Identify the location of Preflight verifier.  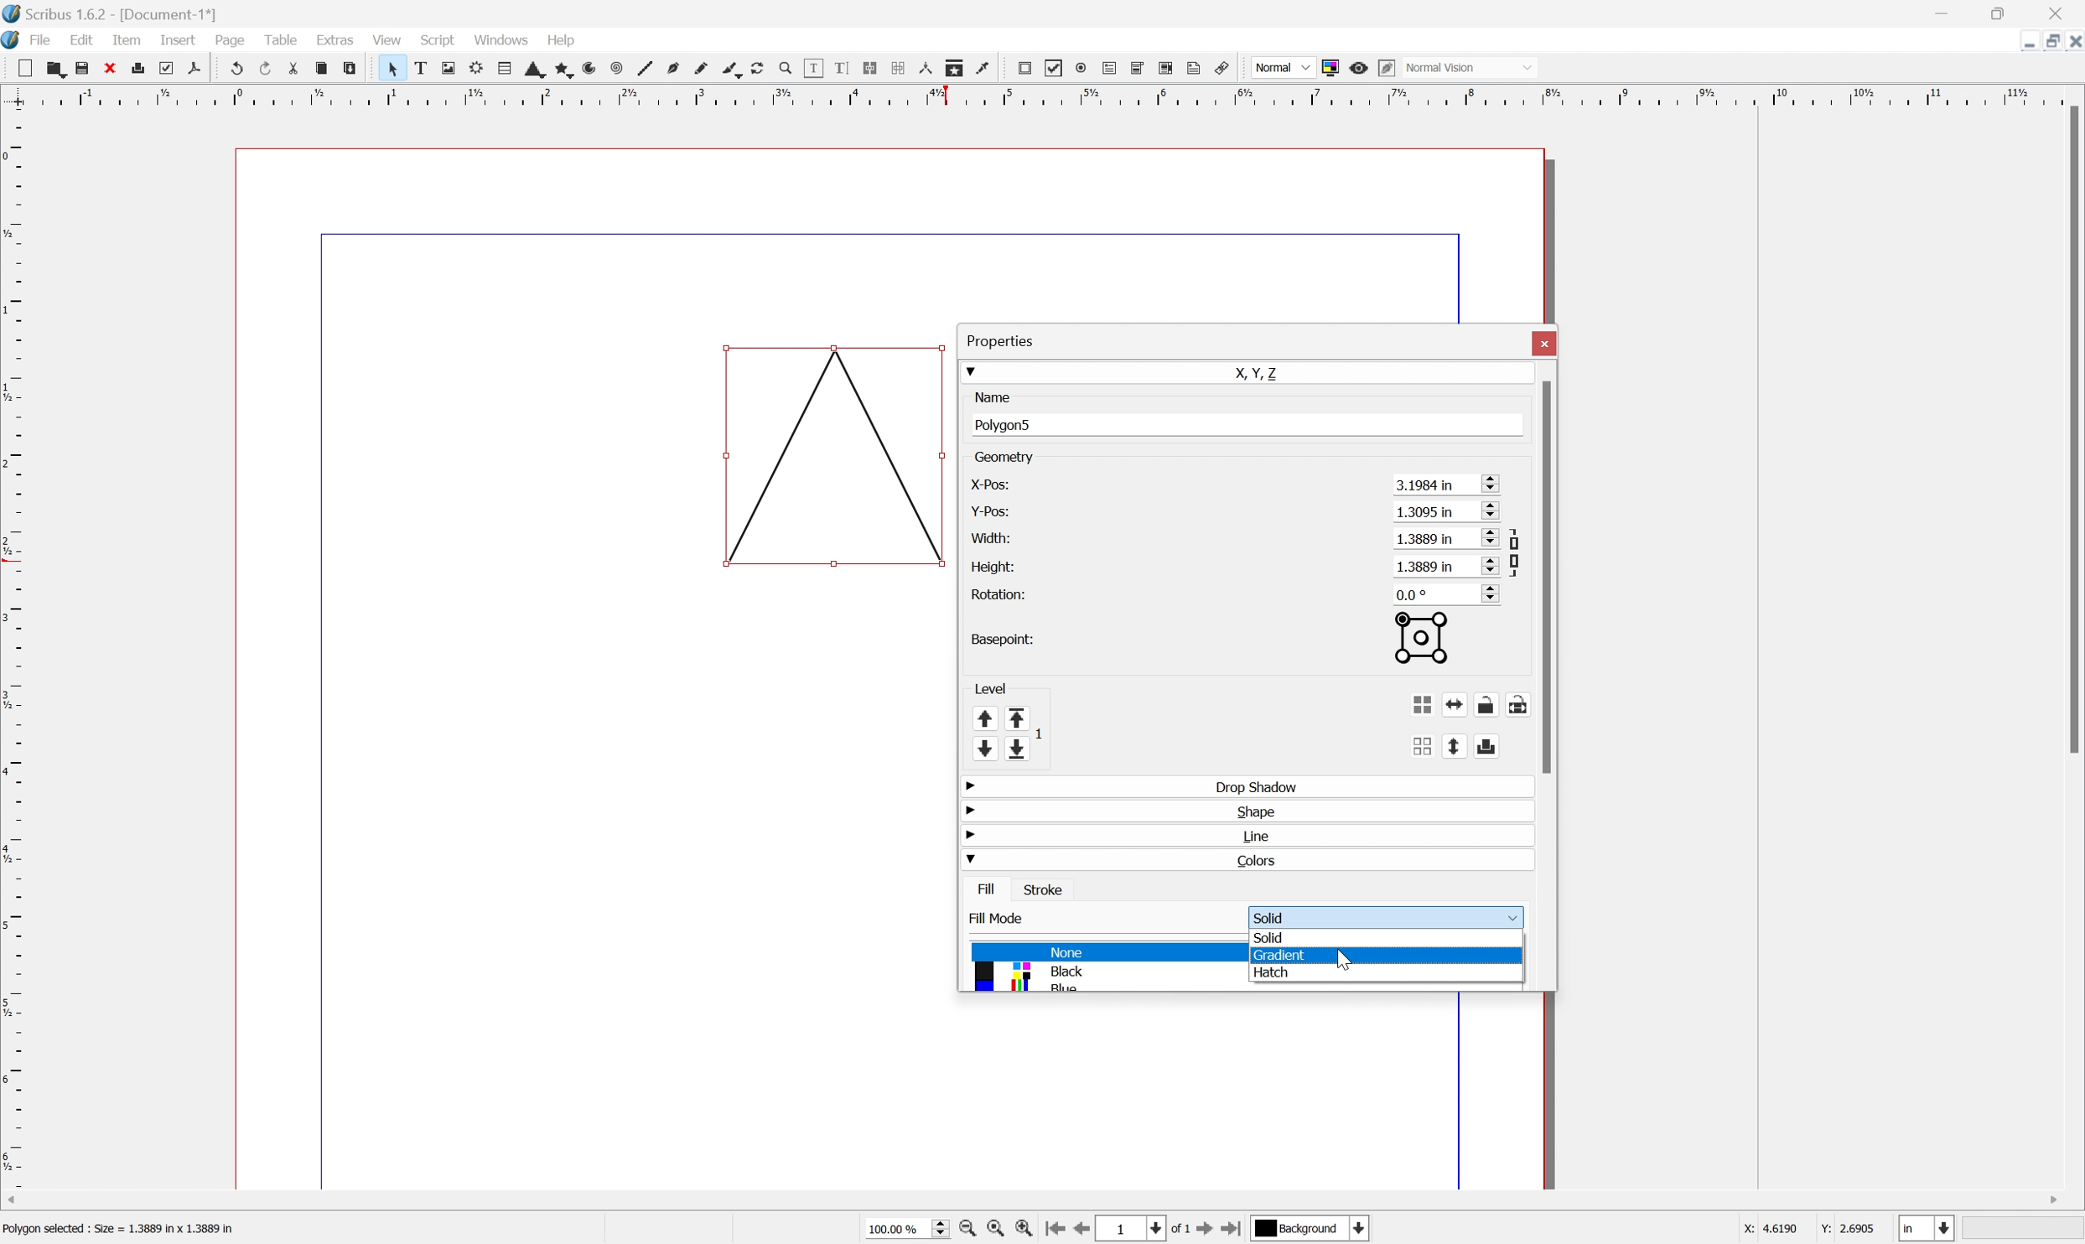
(166, 68).